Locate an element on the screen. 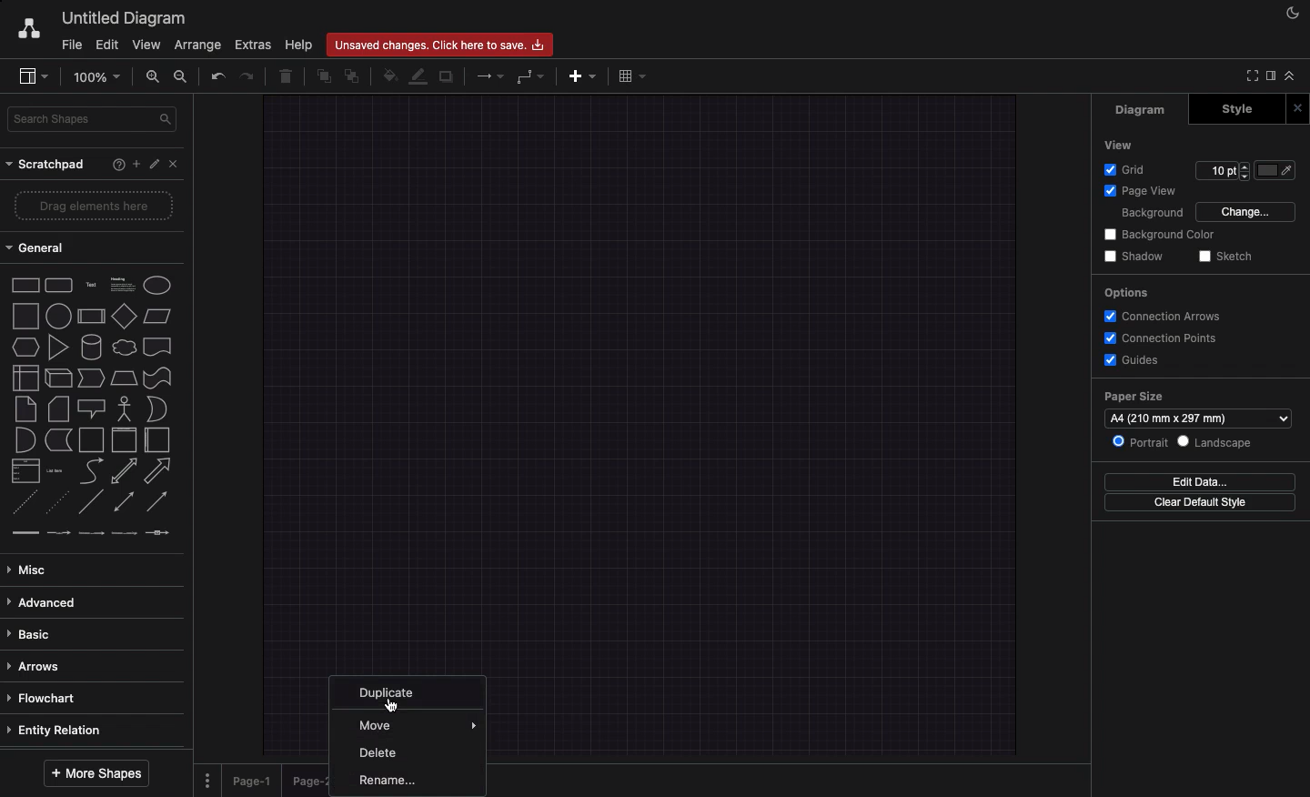  Night shift is located at coordinates (1295, 14).